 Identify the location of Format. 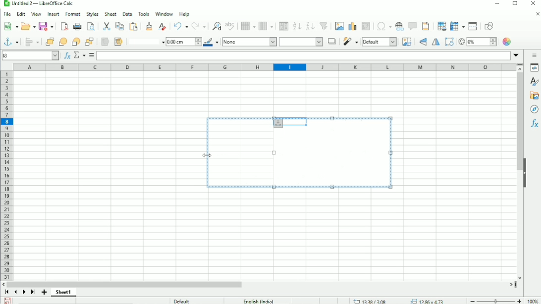
(73, 14).